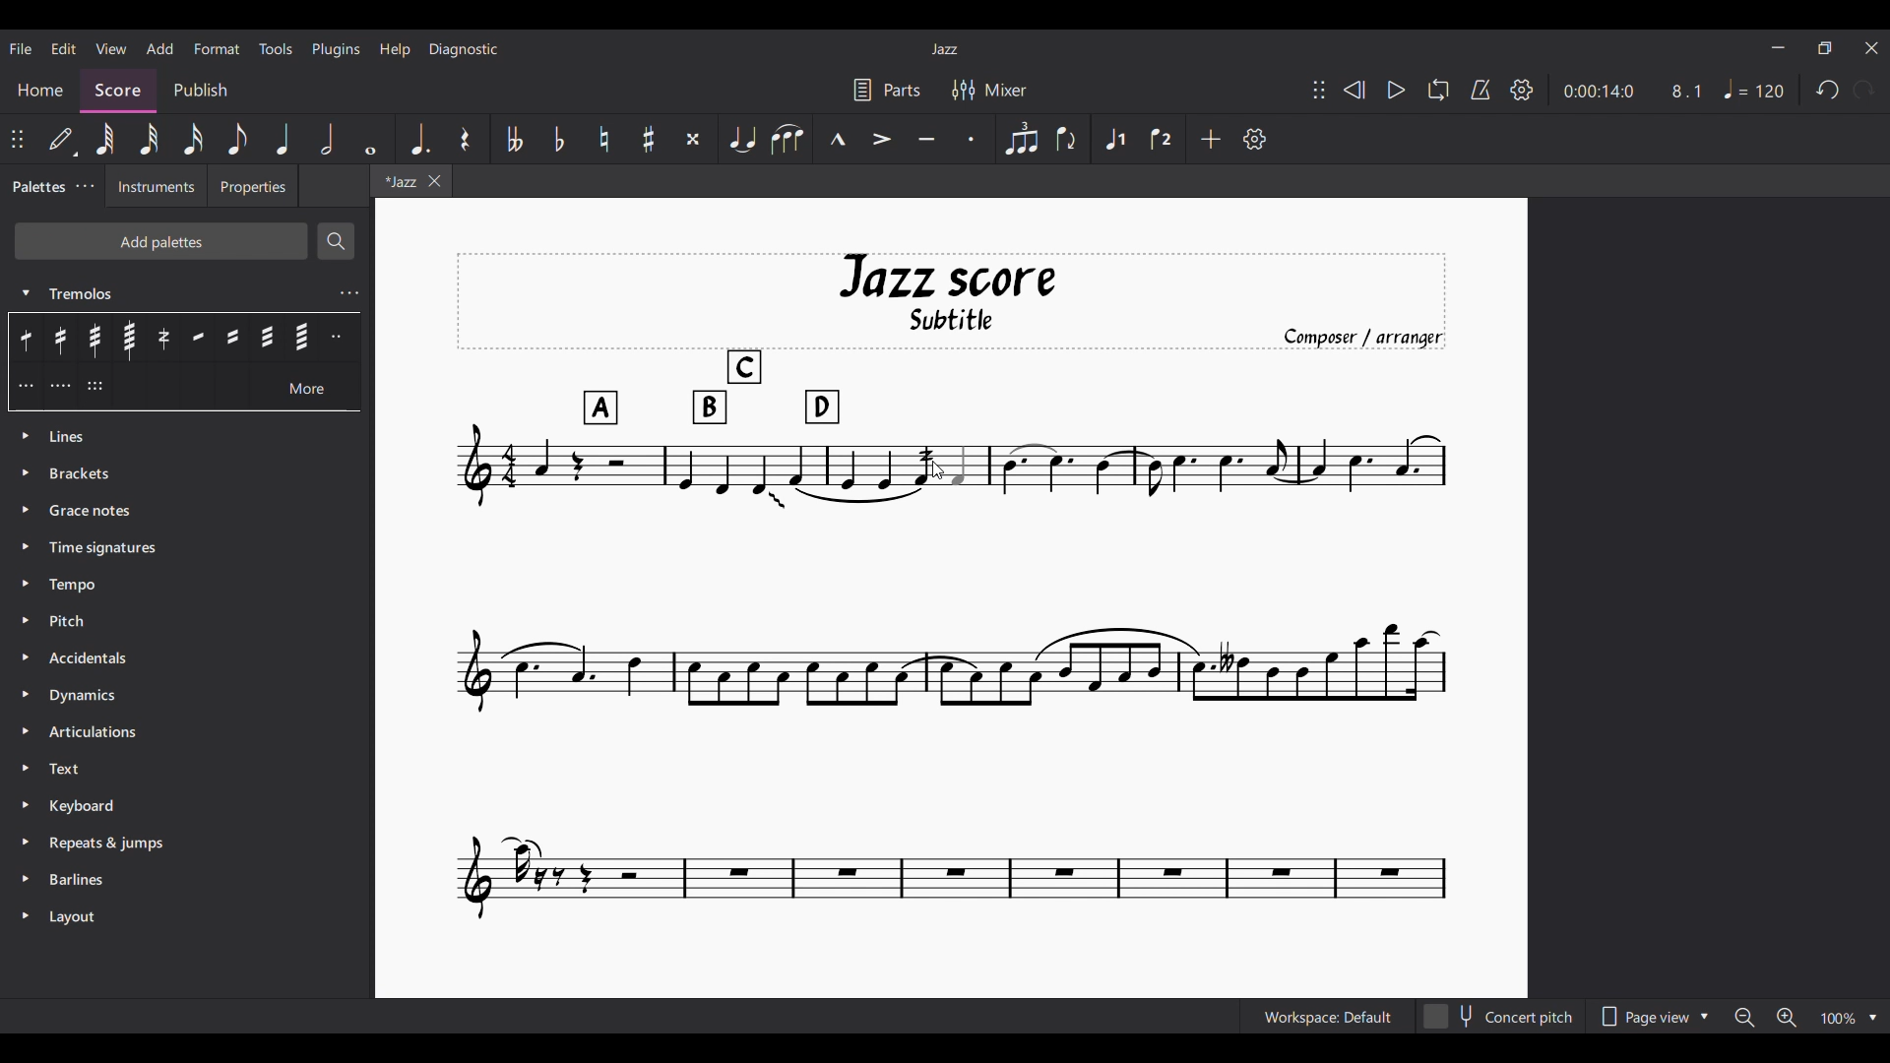  I want to click on Toggle double sharp, so click(693, 139).